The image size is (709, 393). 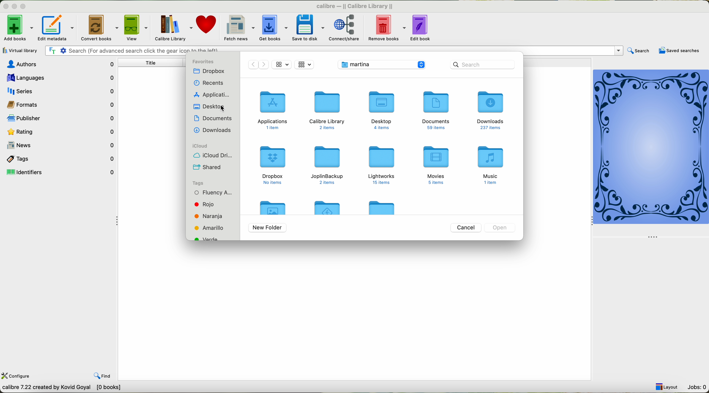 What do you see at coordinates (20, 50) in the screenshot?
I see `virtual library` at bounding box center [20, 50].